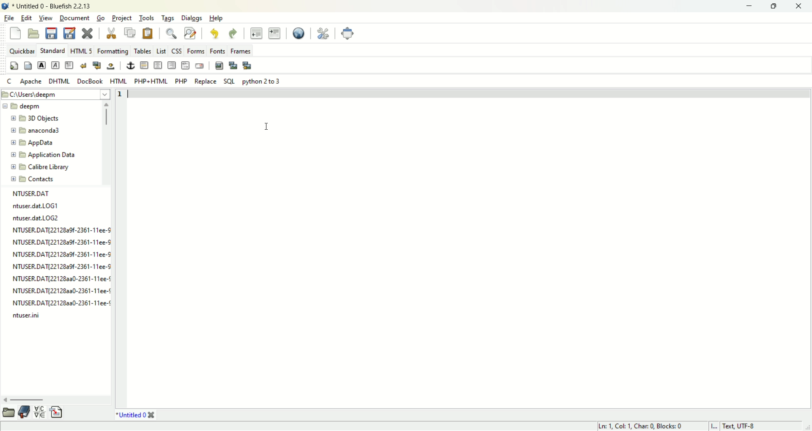 The width and height of the screenshot is (812, 431). What do you see at coordinates (348, 33) in the screenshot?
I see `full screen` at bounding box center [348, 33].